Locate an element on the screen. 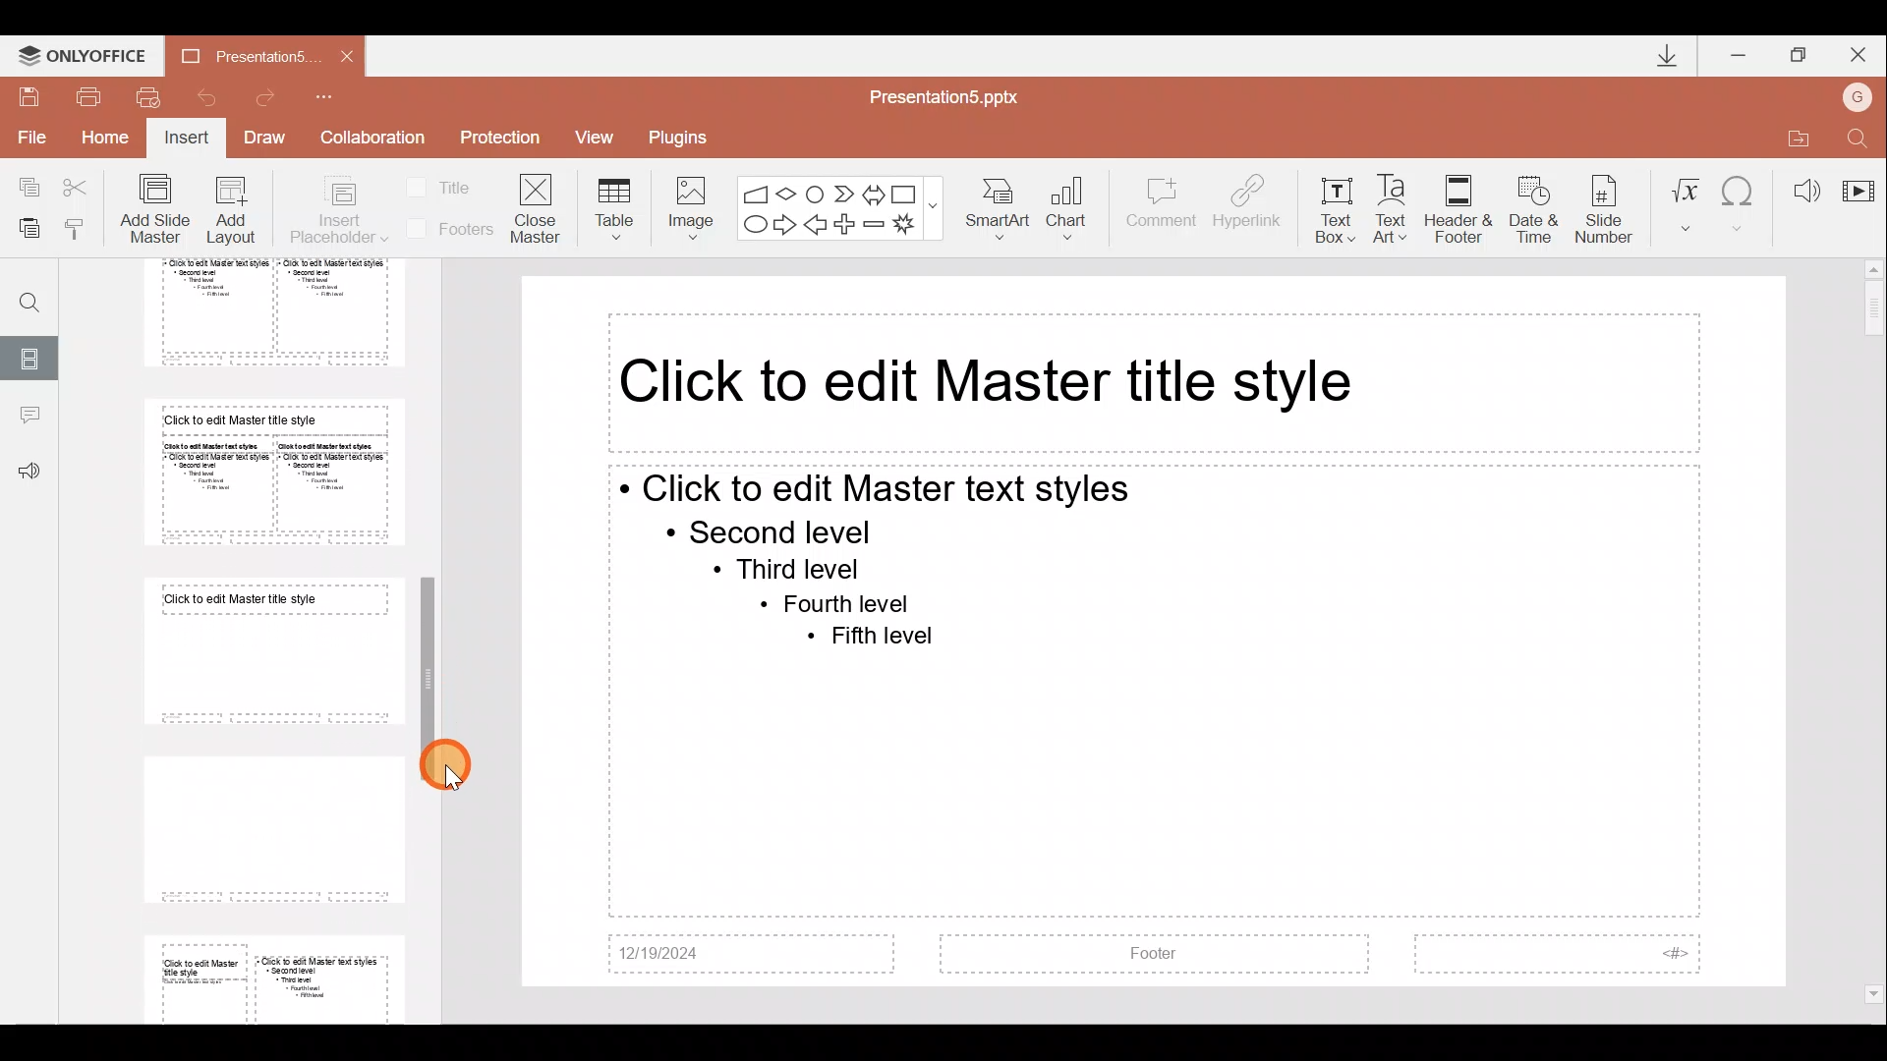 The height and width of the screenshot is (1061, 1887). Text Art is located at coordinates (1396, 203).